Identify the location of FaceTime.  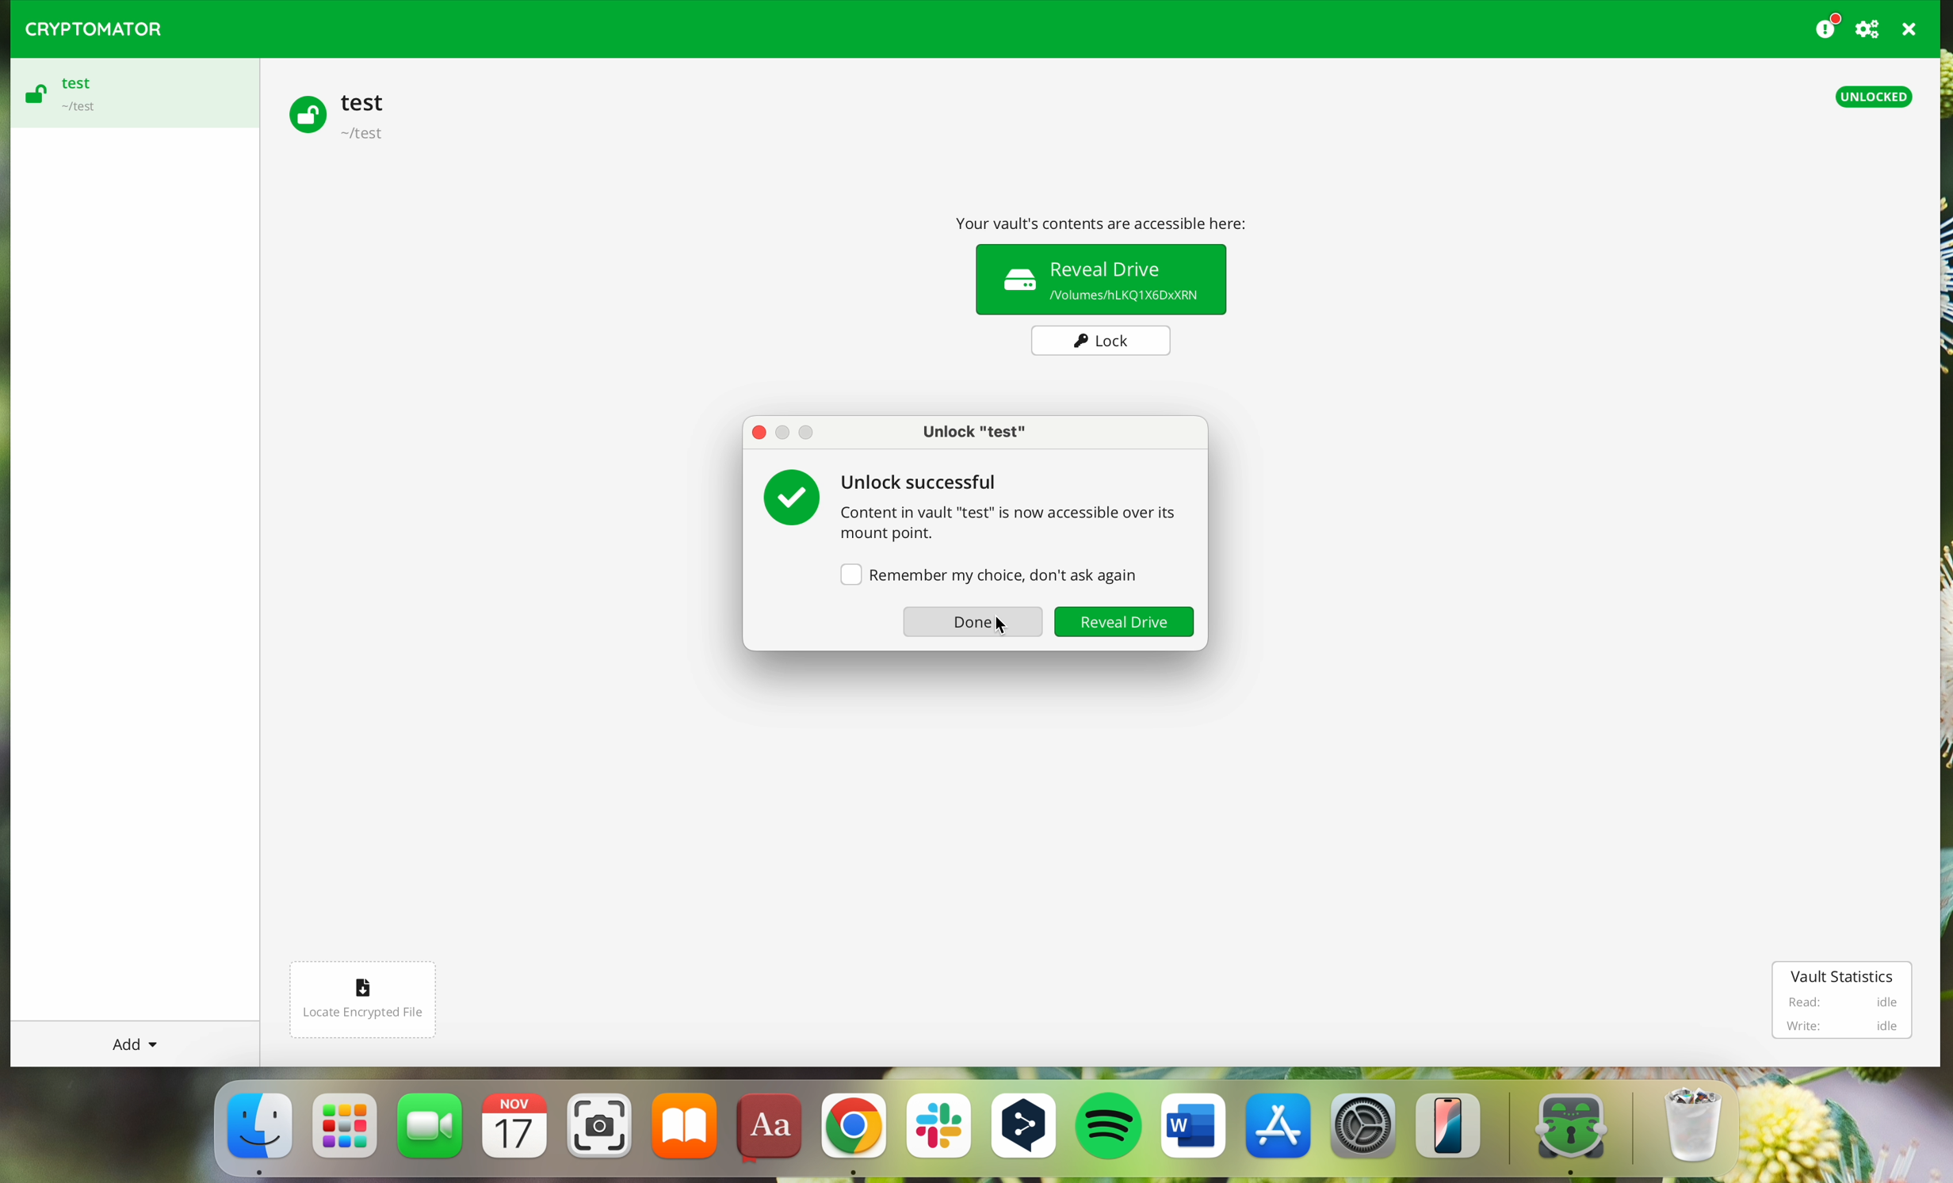
(432, 1131).